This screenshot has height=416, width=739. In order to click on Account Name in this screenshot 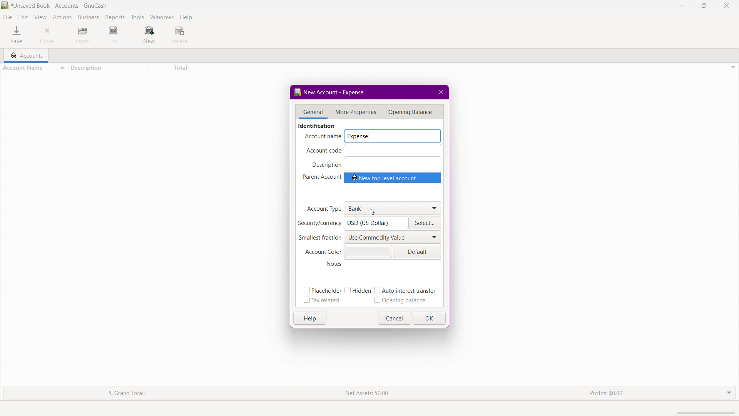, I will do `click(322, 137)`.